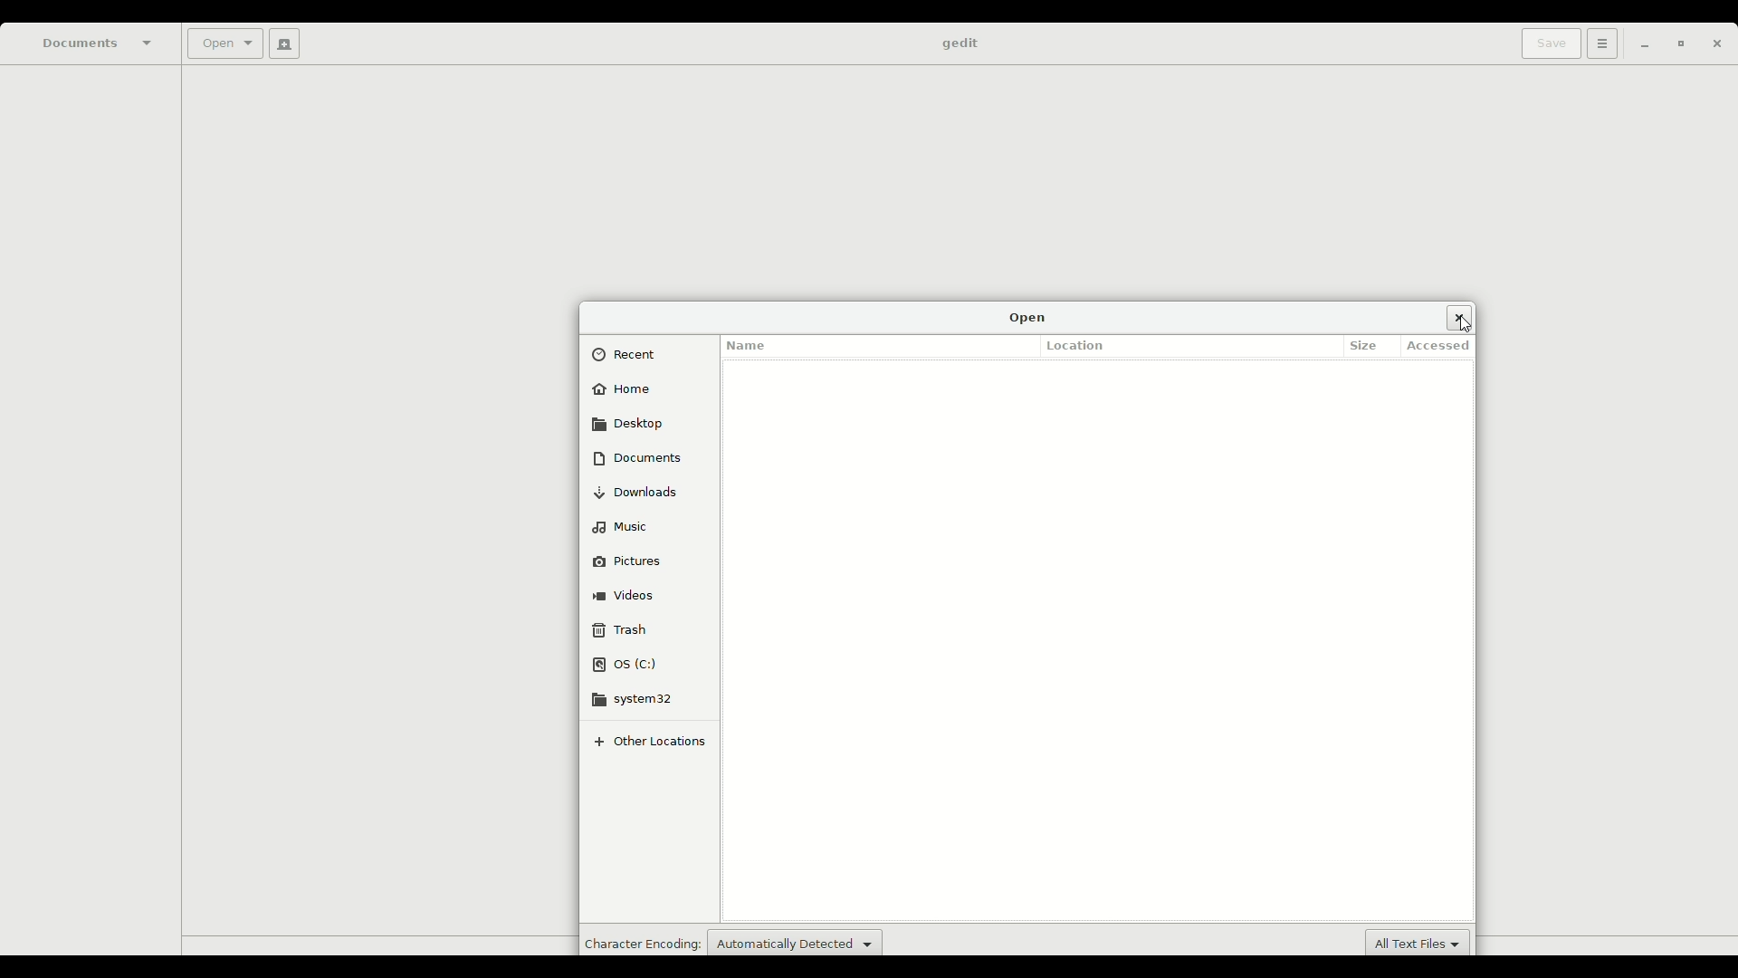 The image size is (1738, 978). What do you see at coordinates (1459, 317) in the screenshot?
I see `Close` at bounding box center [1459, 317].